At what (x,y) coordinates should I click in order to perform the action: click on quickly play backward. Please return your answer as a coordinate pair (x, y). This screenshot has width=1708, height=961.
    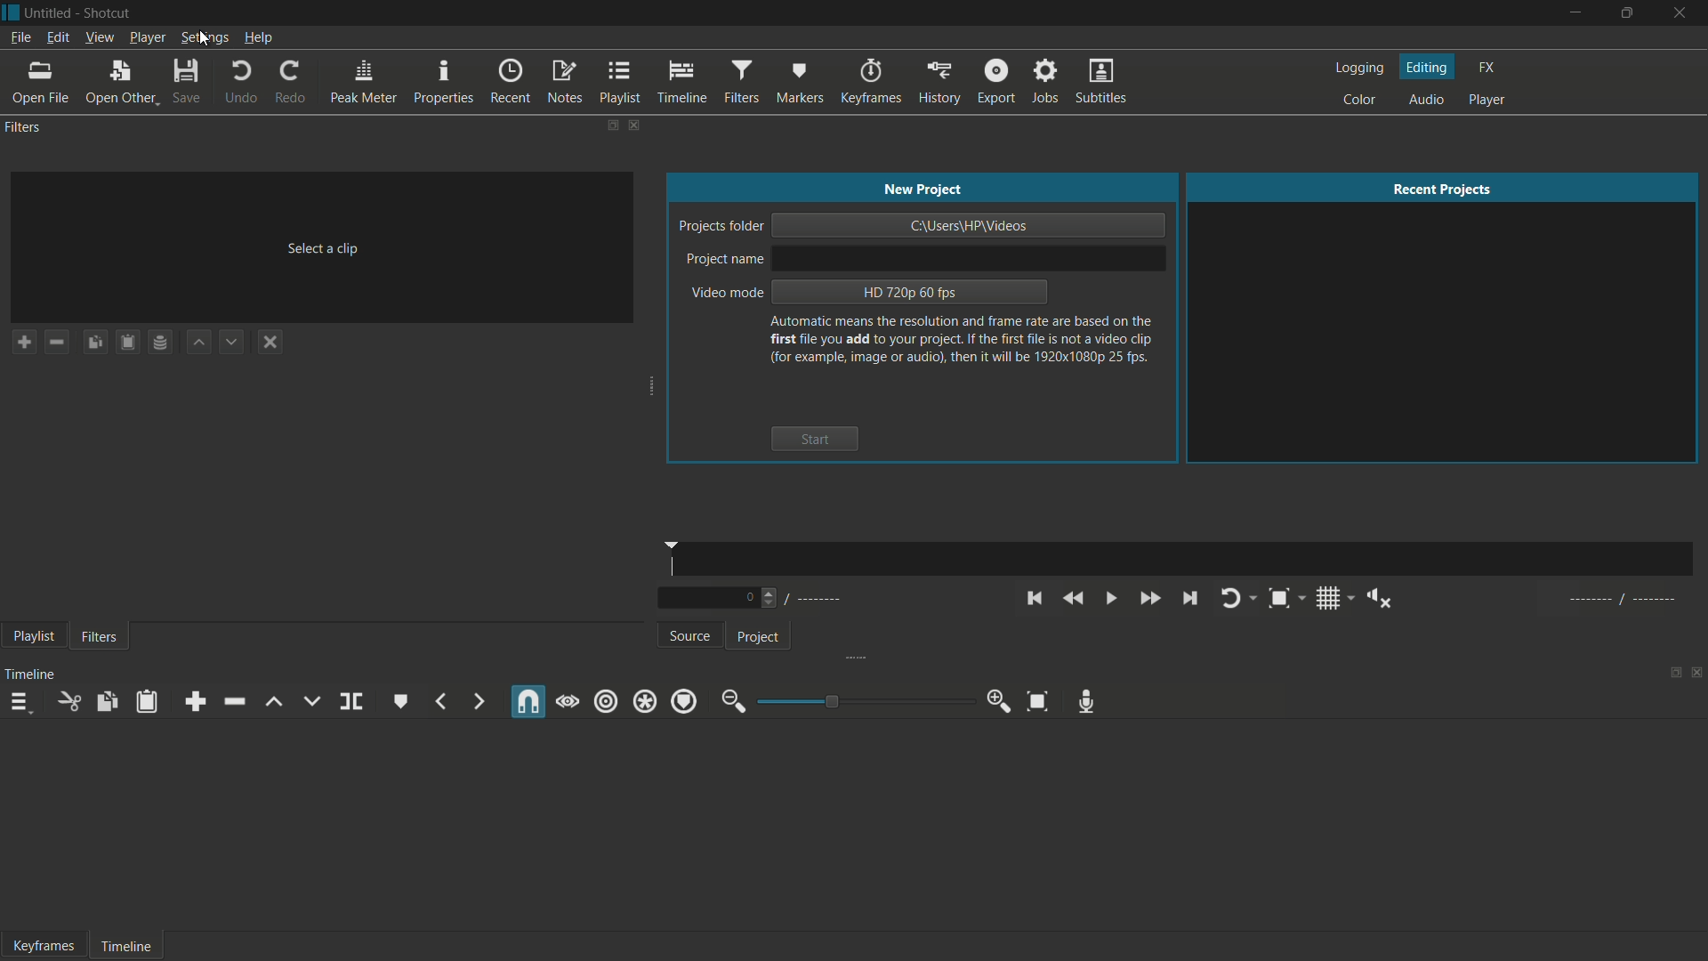
    Looking at the image, I should click on (1071, 597).